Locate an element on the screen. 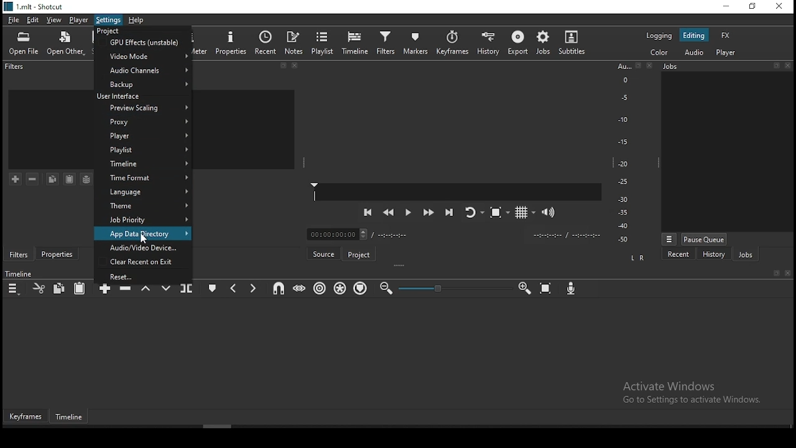 Image resolution: width=796 pixels, height=448 pixels. Jobs is located at coordinates (699, 68).